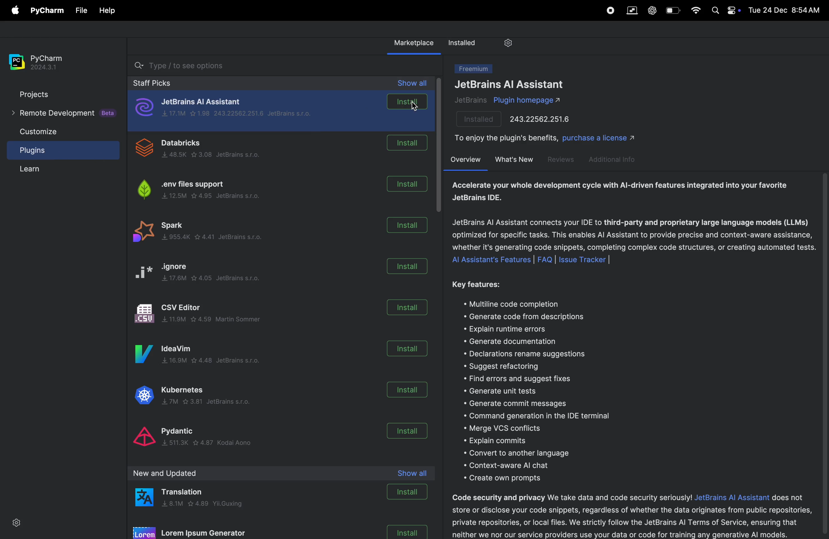 Image resolution: width=829 pixels, height=539 pixels. I want to click on spark, so click(206, 235).